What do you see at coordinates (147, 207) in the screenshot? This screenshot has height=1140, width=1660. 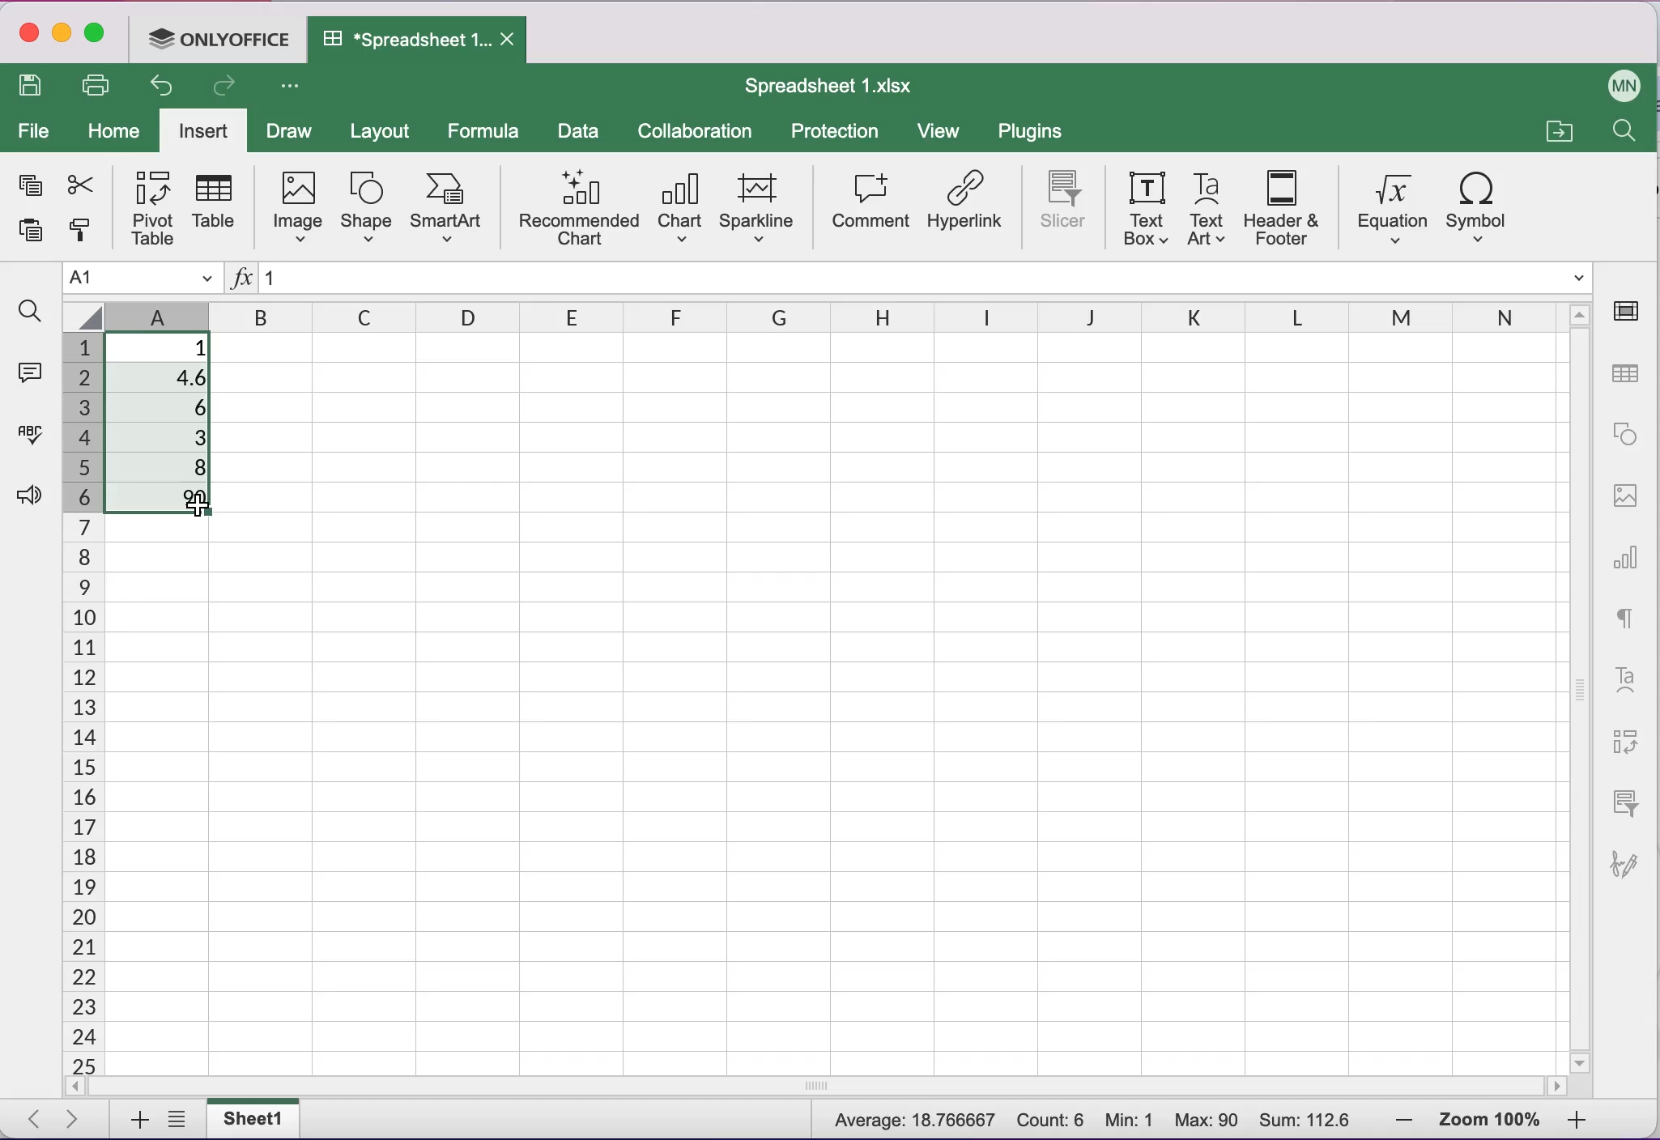 I see `pivot table` at bounding box center [147, 207].